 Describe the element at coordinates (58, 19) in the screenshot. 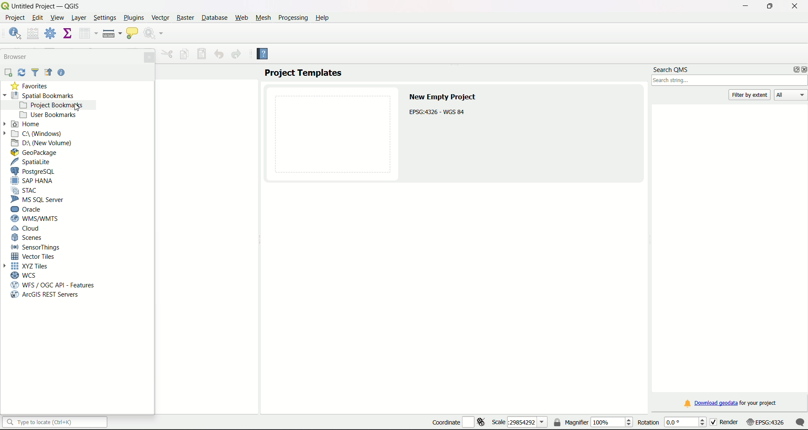

I see `View` at that location.